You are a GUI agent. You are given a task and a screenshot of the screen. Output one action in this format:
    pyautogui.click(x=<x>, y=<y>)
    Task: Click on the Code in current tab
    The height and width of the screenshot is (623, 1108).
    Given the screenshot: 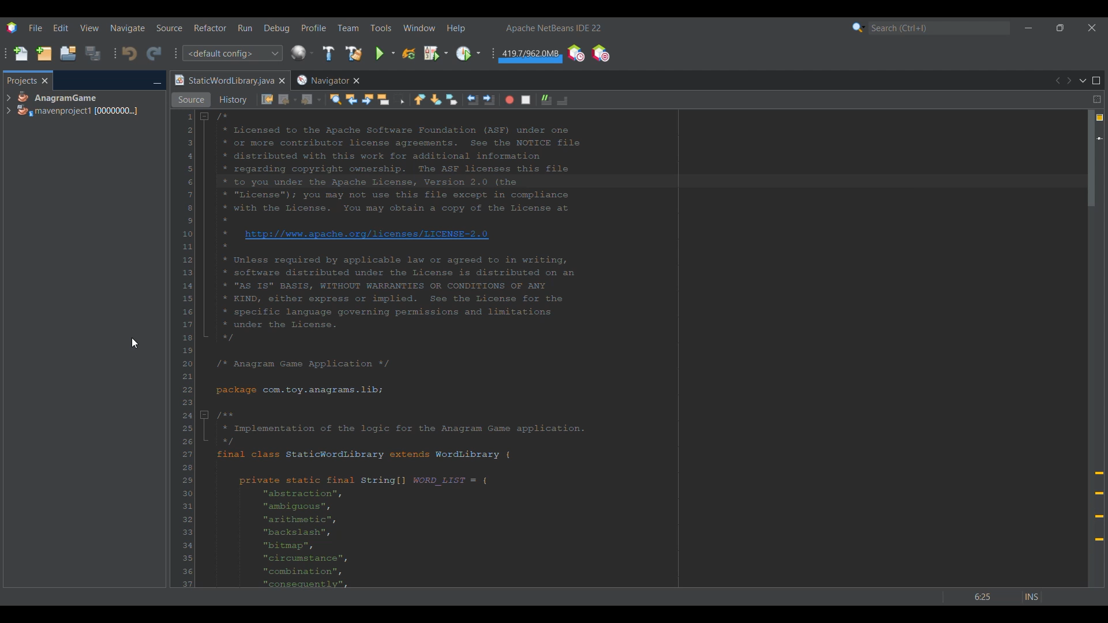 What is the action you would take?
    pyautogui.click(x=627, y=348)
    